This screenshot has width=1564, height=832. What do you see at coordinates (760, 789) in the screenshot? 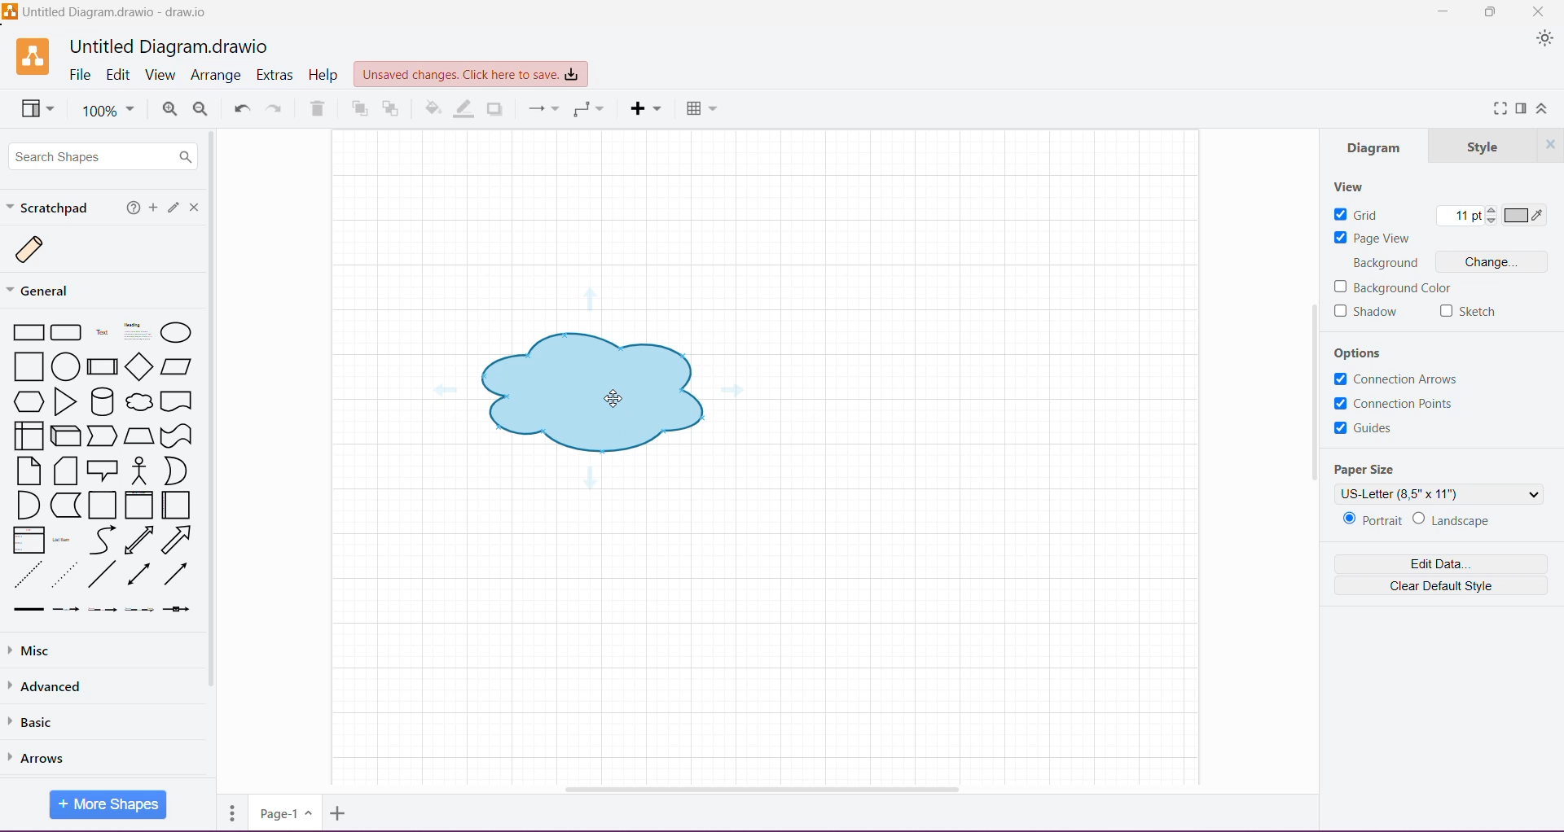
I see `Horizontal Scroll Bar` at bounding box center [760, 789].